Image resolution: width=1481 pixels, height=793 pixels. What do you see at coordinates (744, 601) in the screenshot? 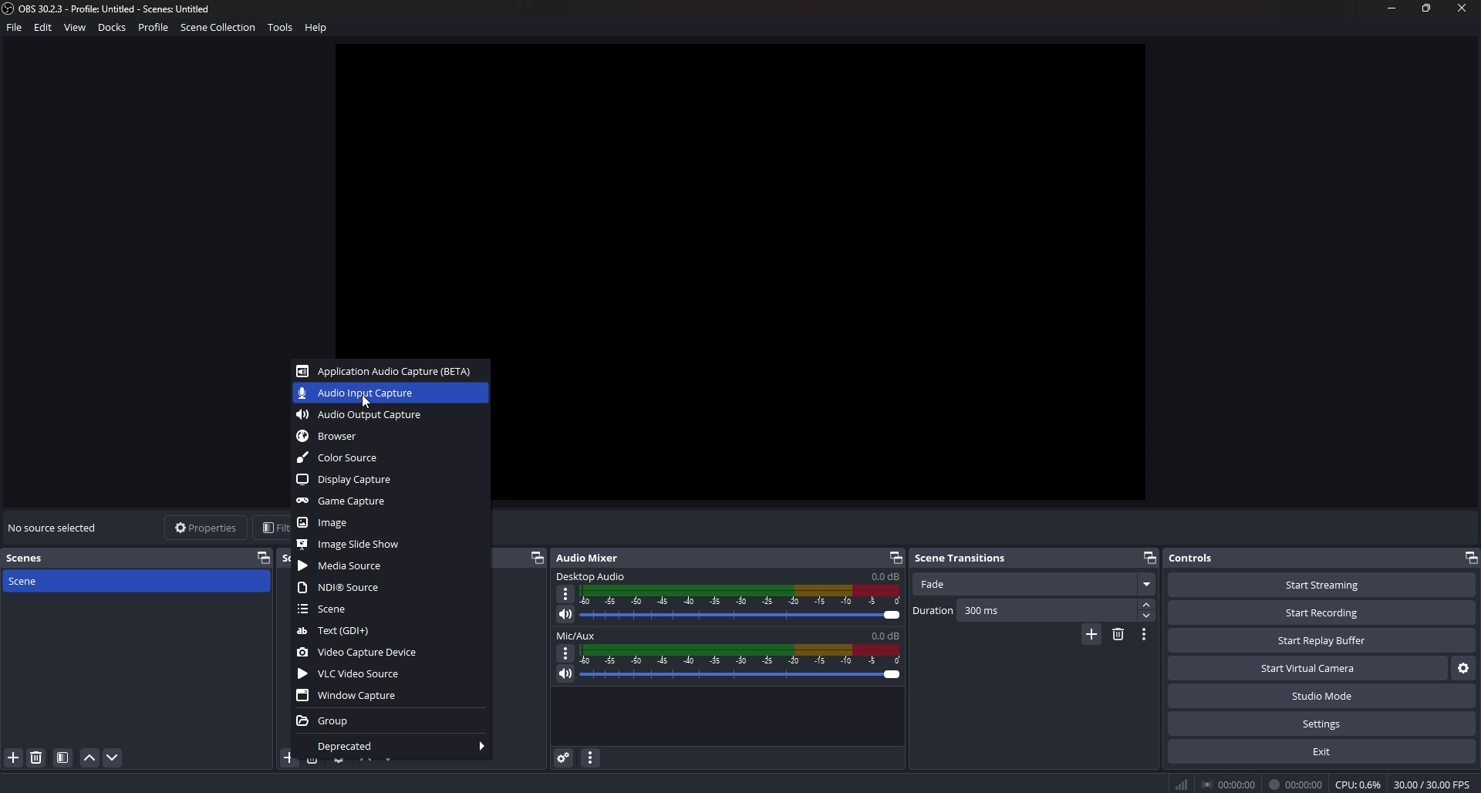
I see `volume adjust` at bounding box center [744, 601].